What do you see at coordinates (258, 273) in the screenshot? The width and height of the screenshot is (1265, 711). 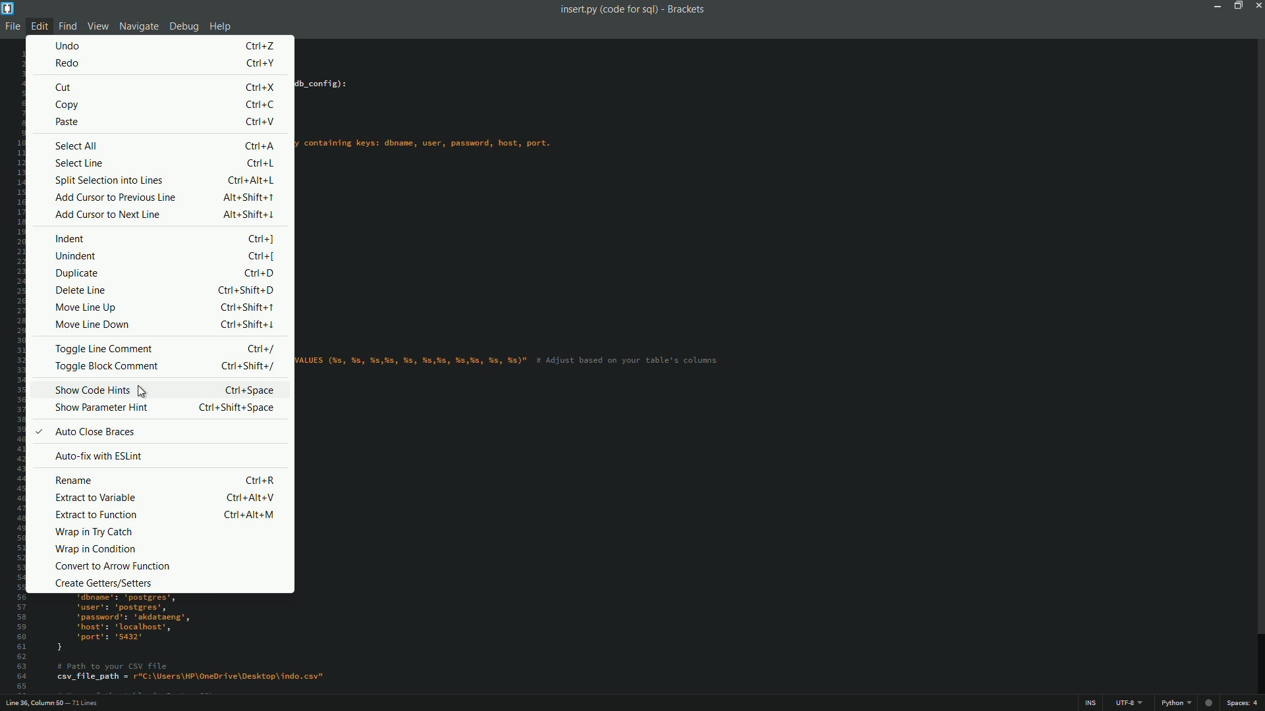 I see `keyboard shortcut` at bounding box center [258, 273].